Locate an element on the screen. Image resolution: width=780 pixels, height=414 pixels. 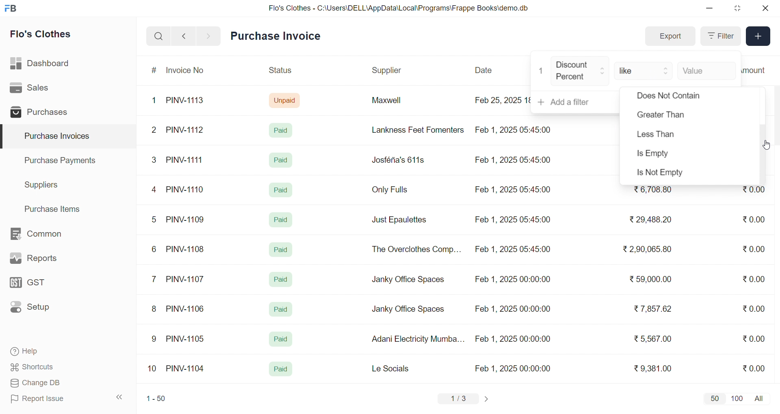
cursor is located at coordinates (767, 145).